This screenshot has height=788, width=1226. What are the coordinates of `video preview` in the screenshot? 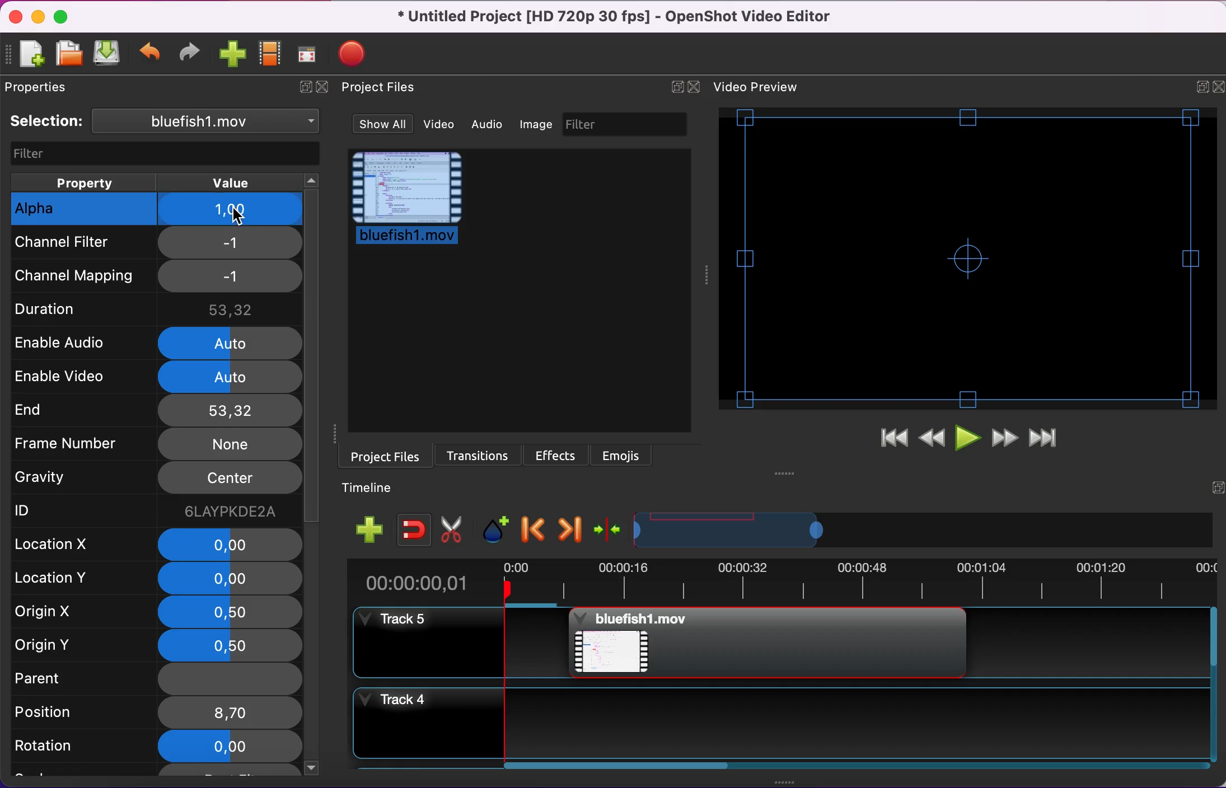 It's located at (969, 257).